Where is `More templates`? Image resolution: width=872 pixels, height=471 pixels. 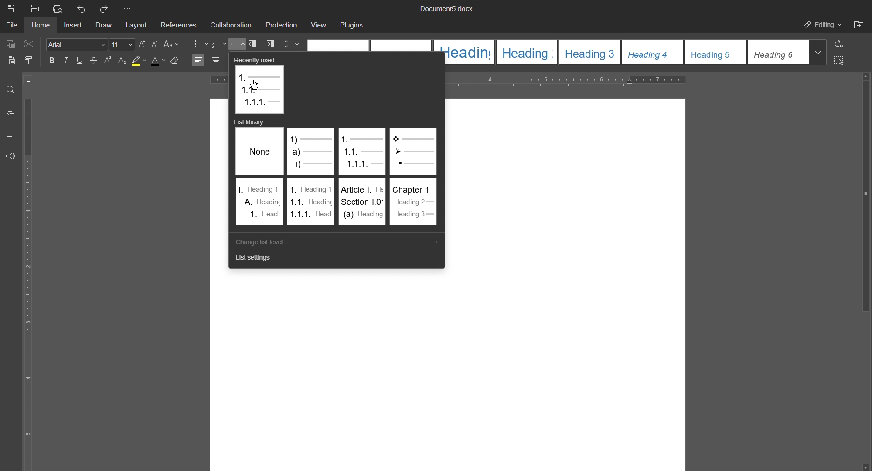 More templates is located at coordinates (818, 52).